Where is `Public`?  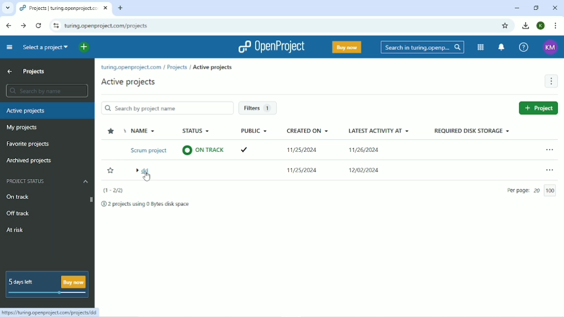
Public is located at coordinates (256, 142).